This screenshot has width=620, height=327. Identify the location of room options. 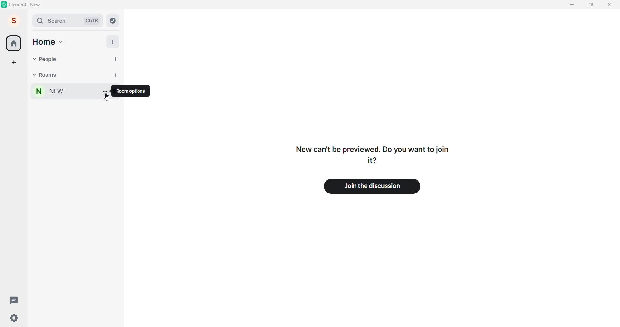
(104, 91).